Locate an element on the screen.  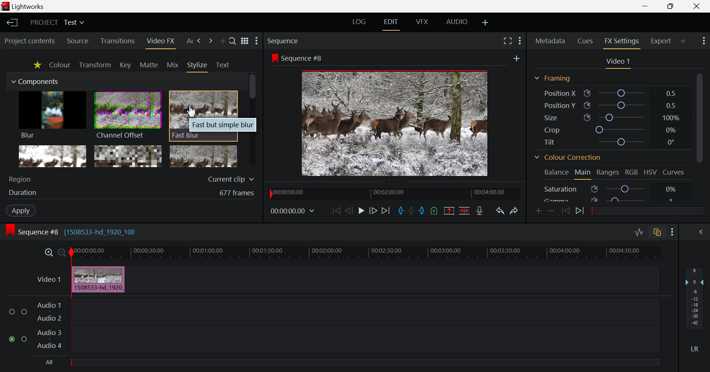
Remove all marks is located at coordinates (412, 210).